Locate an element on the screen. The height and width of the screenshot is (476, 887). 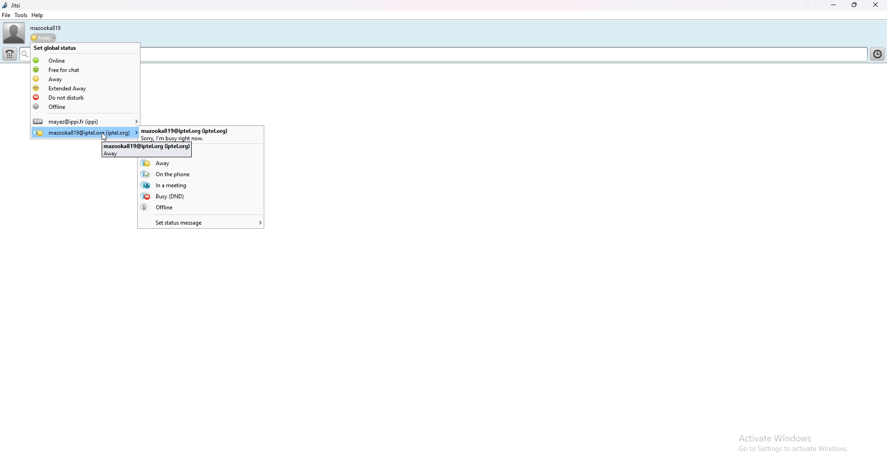
free for chat is located at coordinates (85, 70).